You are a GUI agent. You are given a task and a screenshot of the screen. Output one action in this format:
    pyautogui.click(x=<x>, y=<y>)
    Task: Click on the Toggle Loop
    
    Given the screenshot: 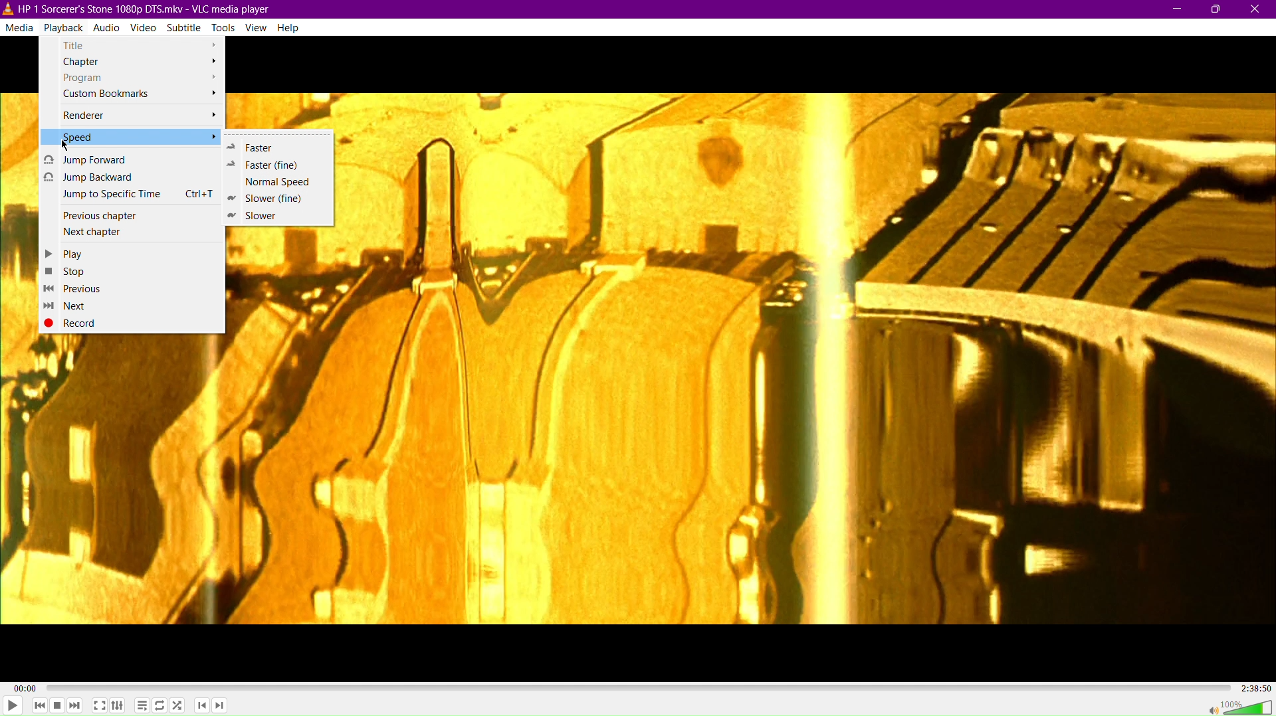 What is the action you would take?
    pyautogui.click(x=160, y=705)
    